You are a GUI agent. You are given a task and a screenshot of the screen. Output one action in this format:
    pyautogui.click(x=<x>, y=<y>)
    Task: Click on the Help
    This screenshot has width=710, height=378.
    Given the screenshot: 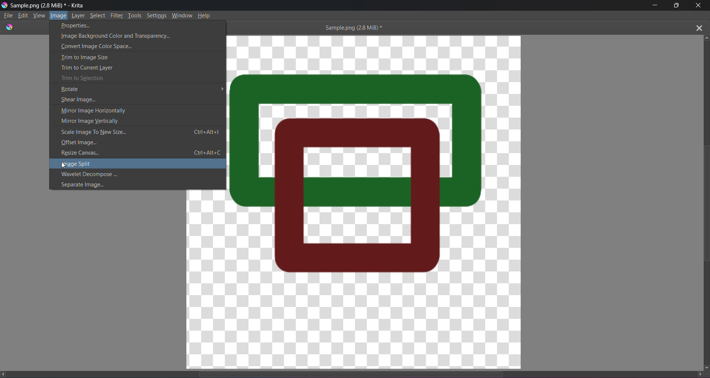 What is the action you would take?
    pyautogui.click(x=205, y=15)
    